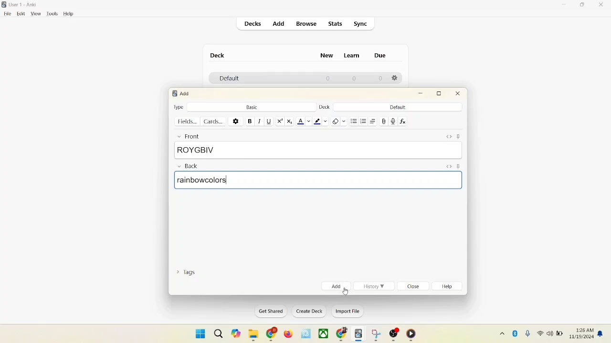  What do you see at coordinates (249, 121) in the screenshot?
I see `bold` at bounding box center [249, 121].